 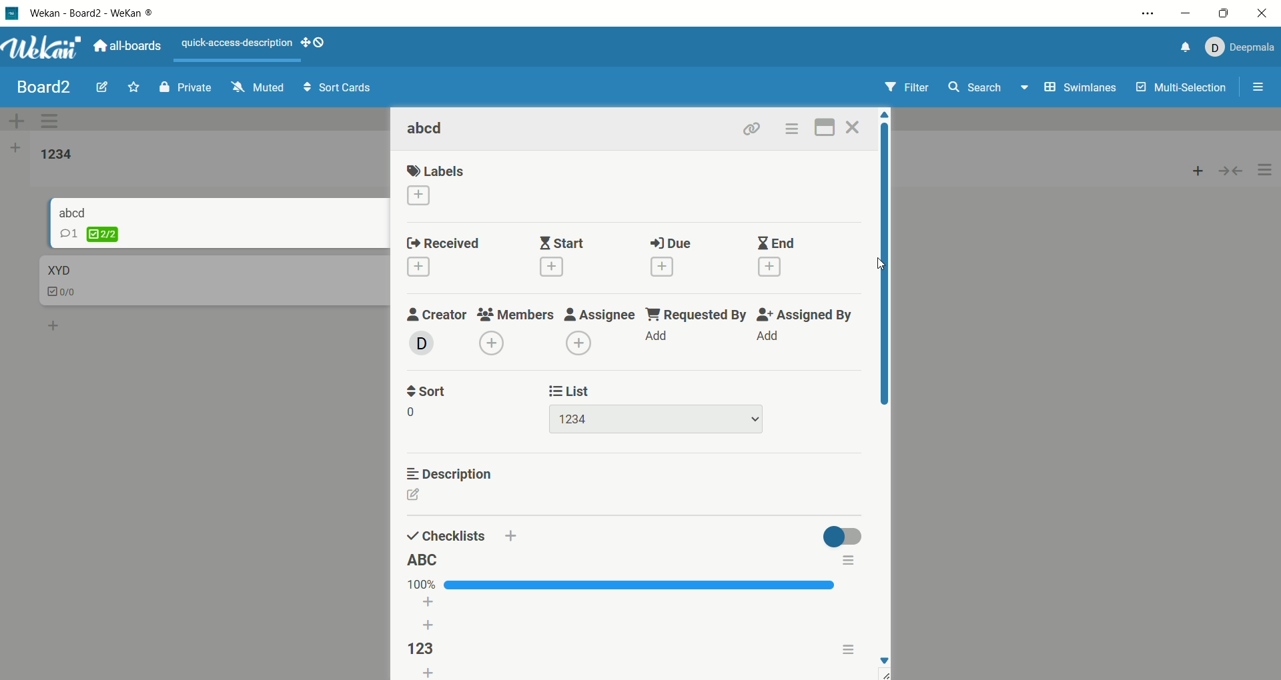 I want to click on vertical scroll bar, so click(x=886, y=269).